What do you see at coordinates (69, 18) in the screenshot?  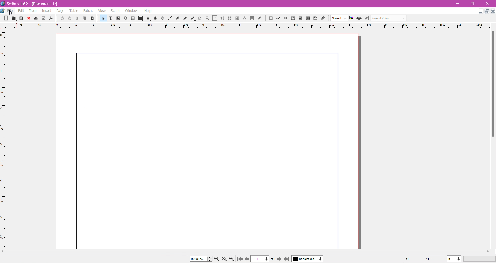 I see `redo` at bounding box center [69, 18].